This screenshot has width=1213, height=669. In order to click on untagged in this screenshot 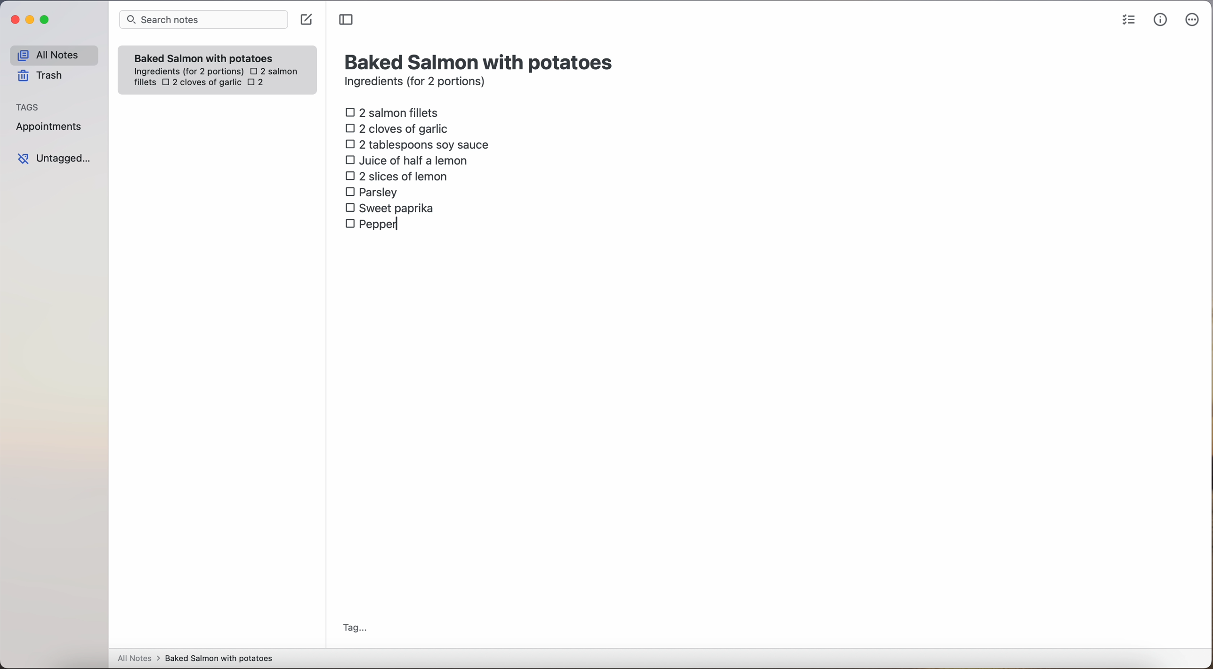, I will do `click(55, 158)`.